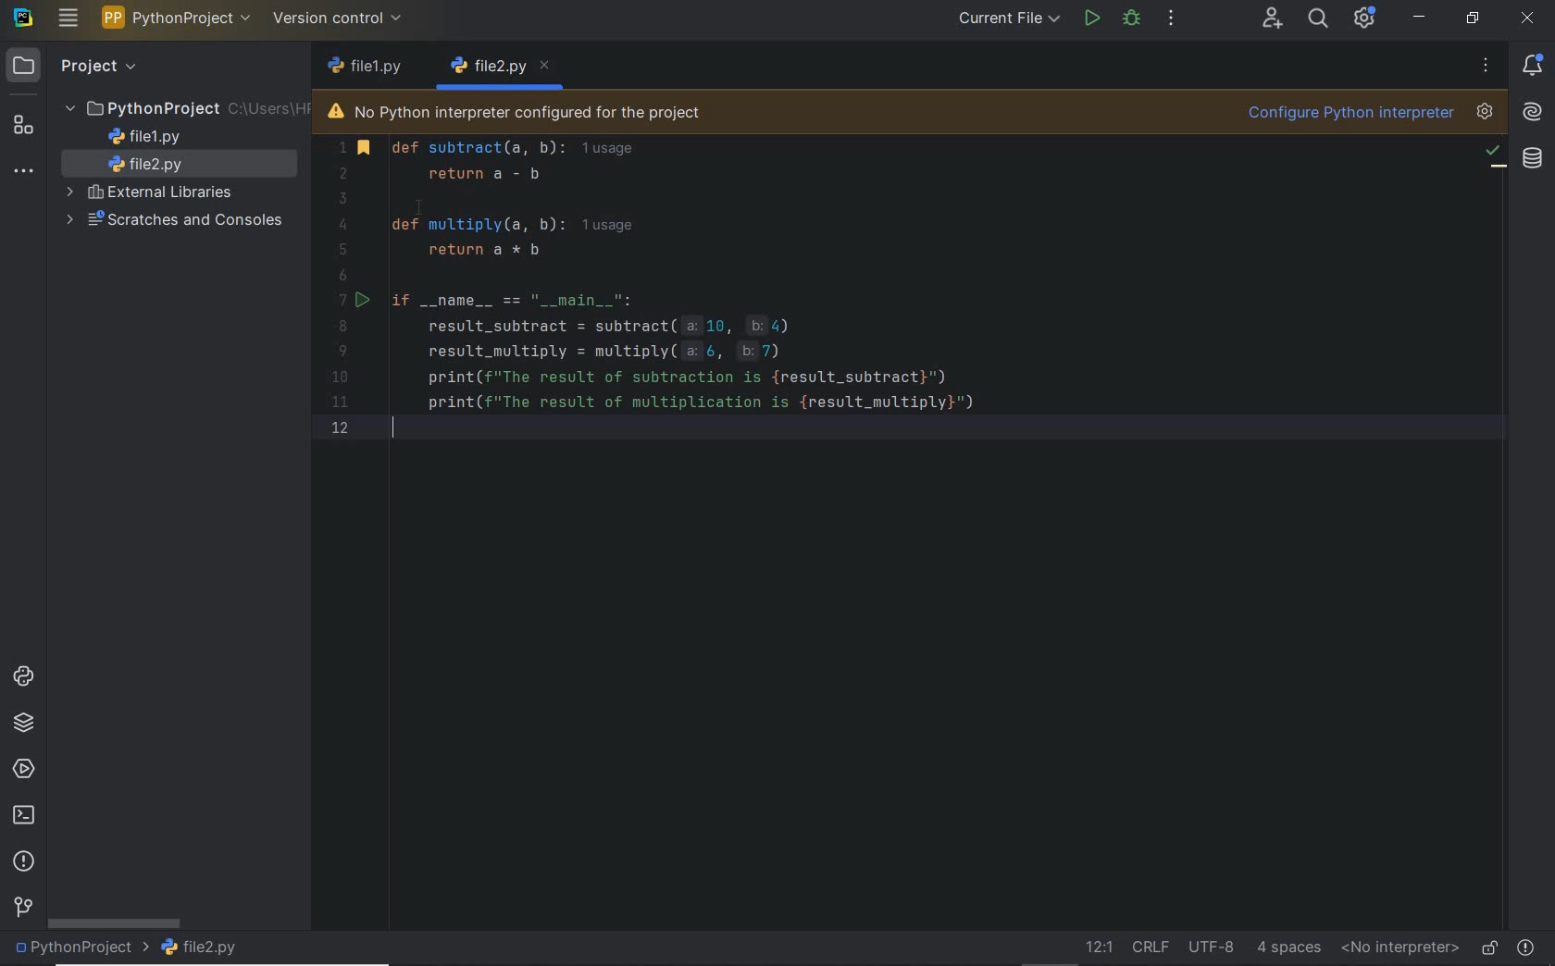 The width and height of the screenshot is (1555, 966). Describe the element at coordinates (179, 18) in the screenshot. I see `project name` at that location.